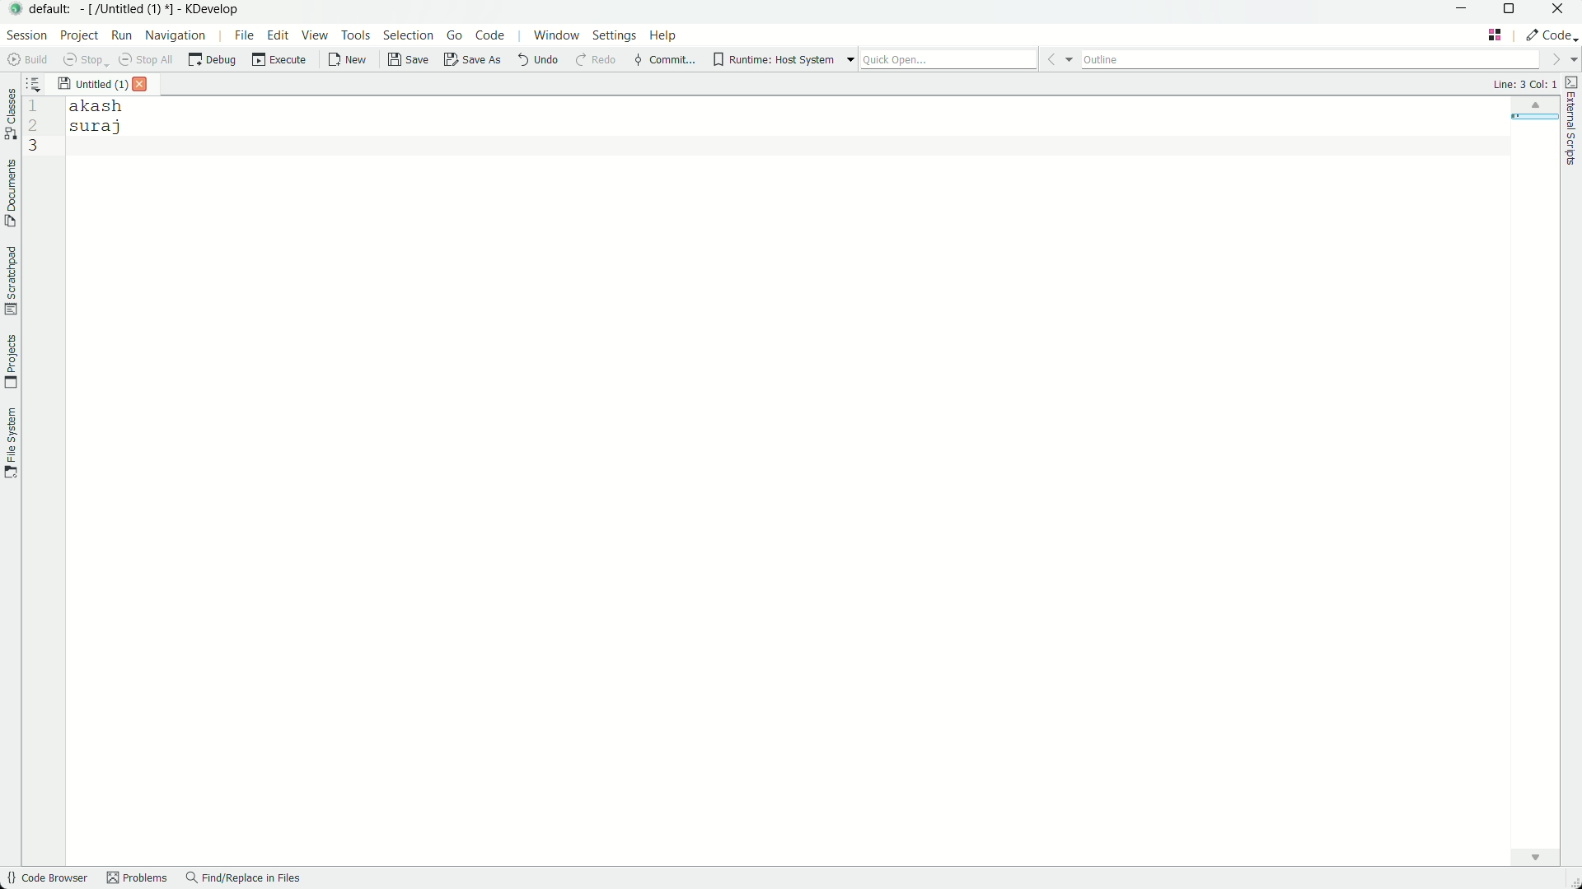  I want to click on sort opened documents, so click(40, 83).